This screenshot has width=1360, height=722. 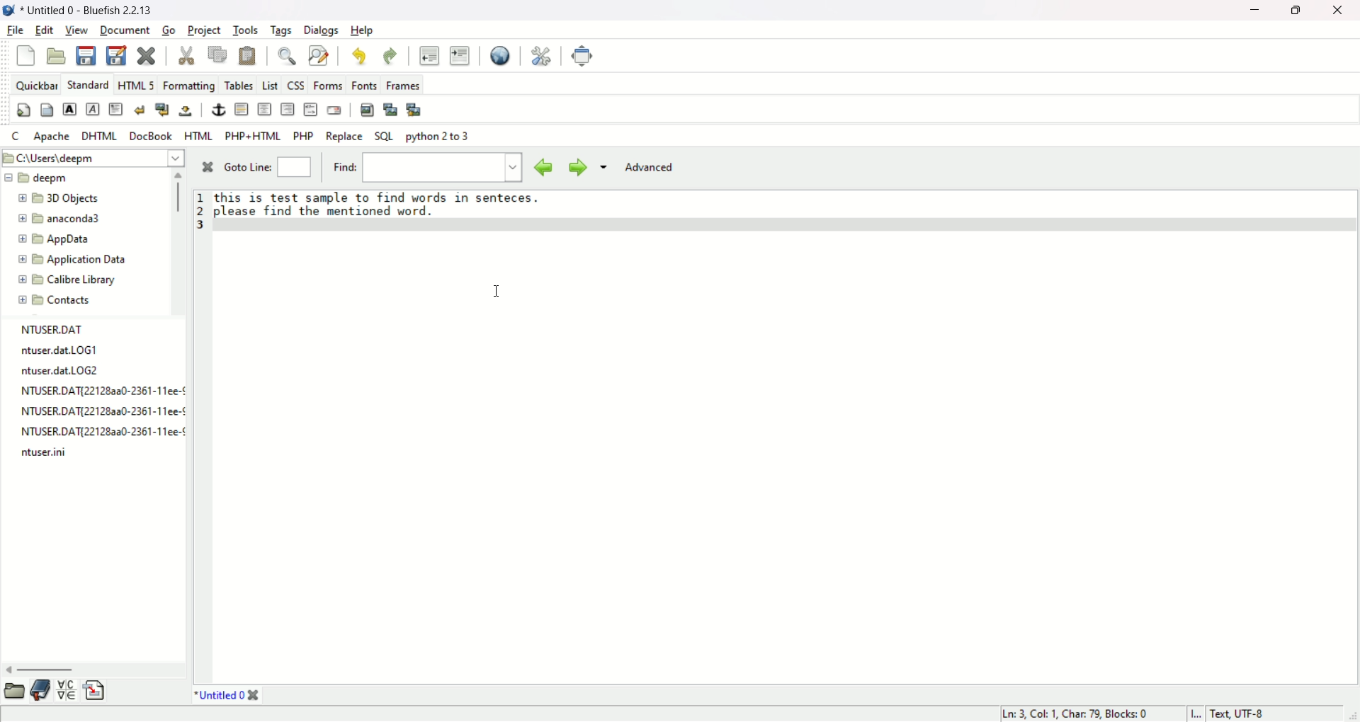 What do you see at coordinates (388, 55) in the screenshot?
I see `redo` at bounding box center [388, 55].